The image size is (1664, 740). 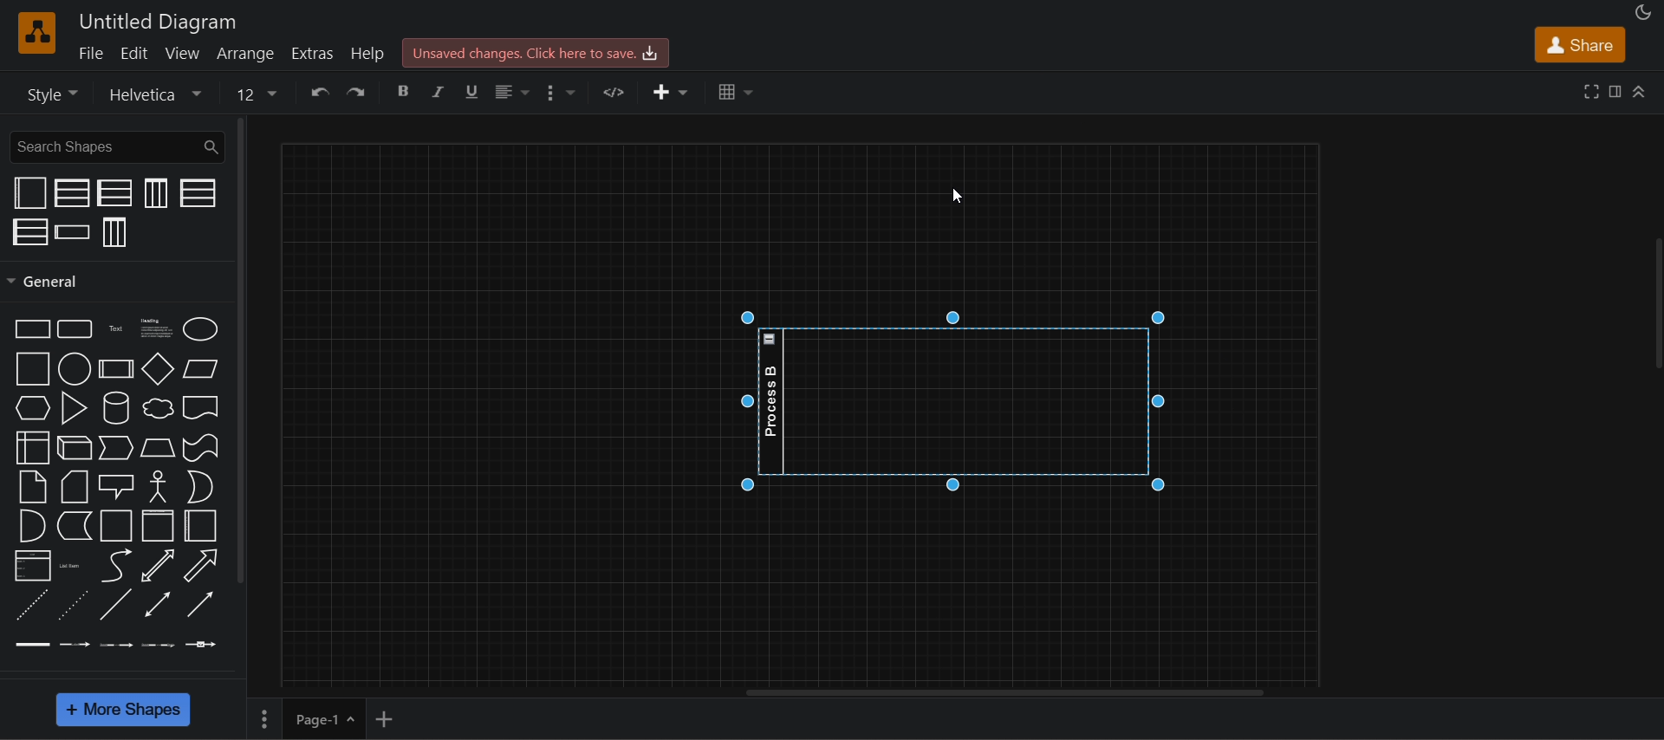 I want to click on arrow, so click(x=202, y=565).